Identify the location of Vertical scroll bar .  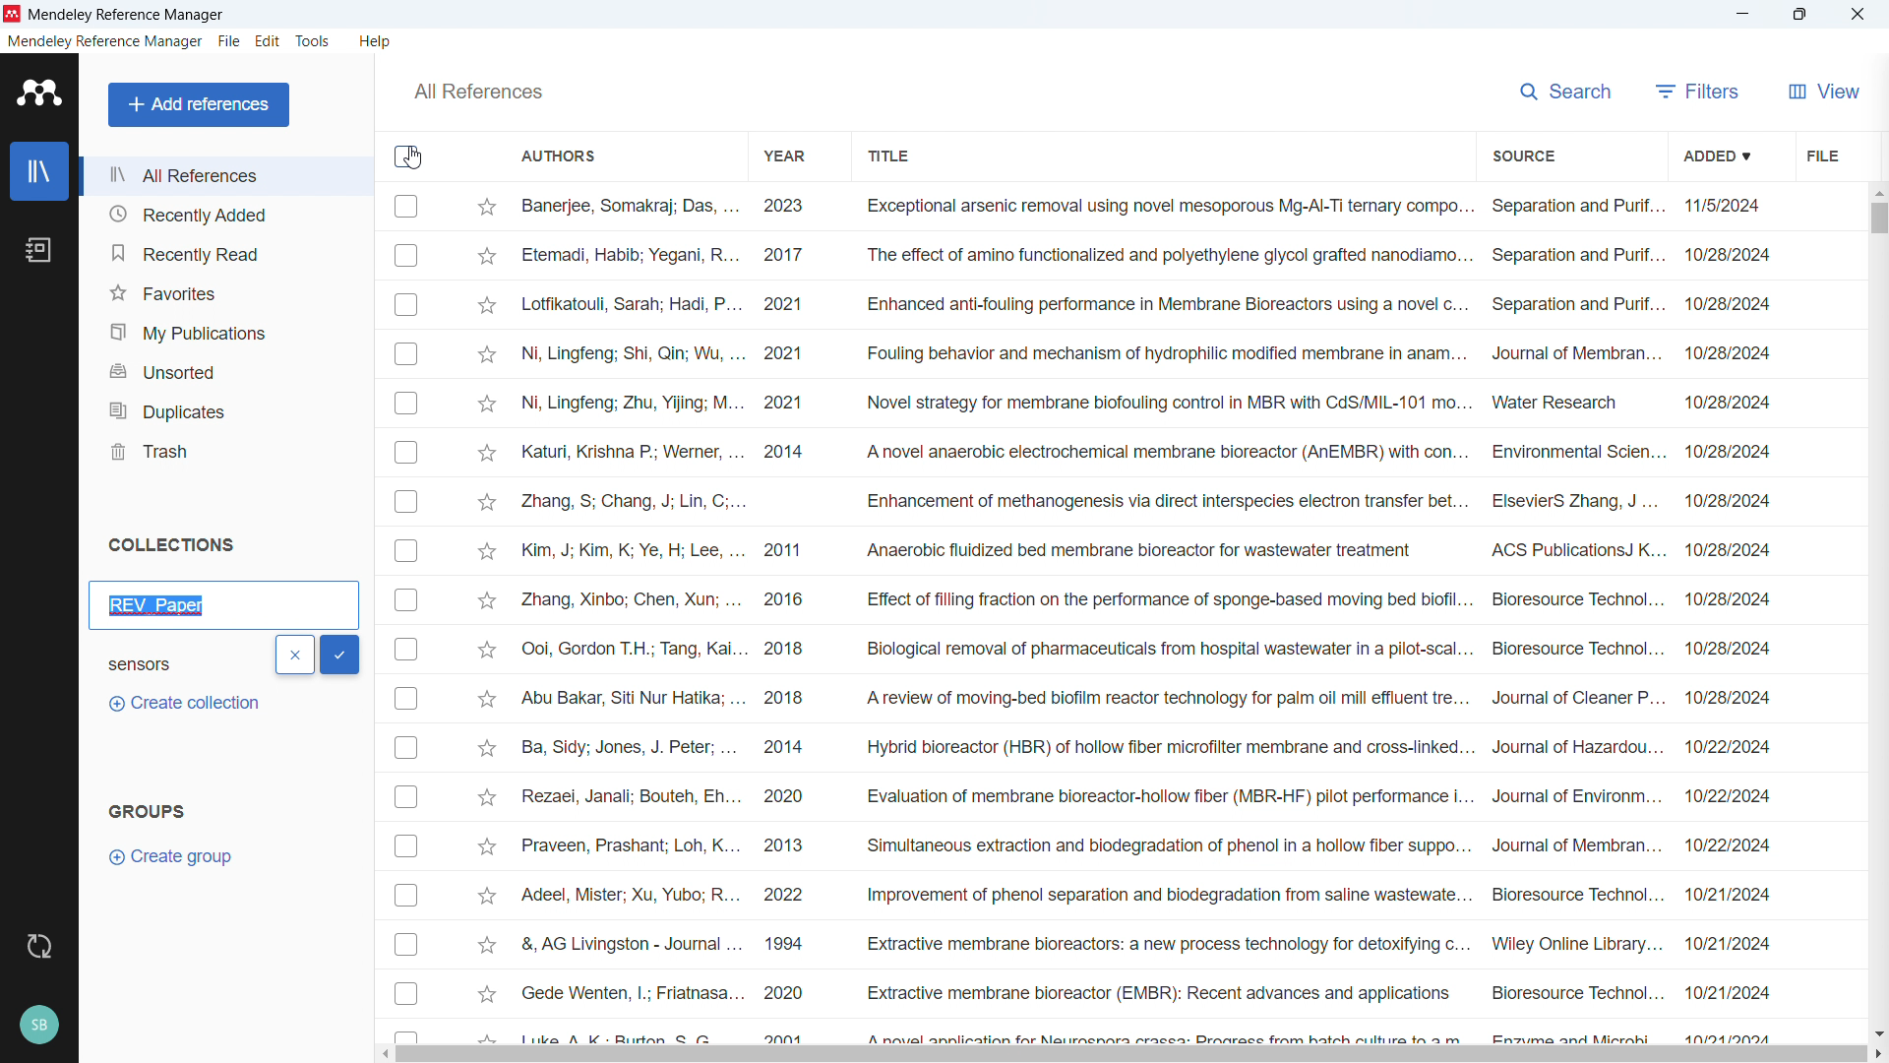
(1875, 217).